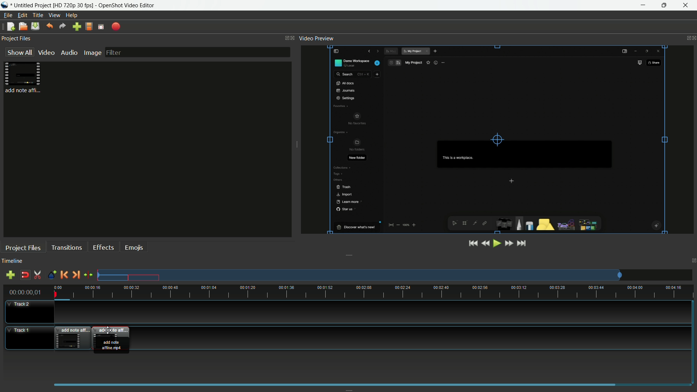  I want to click on rewind, so click(485, 244).